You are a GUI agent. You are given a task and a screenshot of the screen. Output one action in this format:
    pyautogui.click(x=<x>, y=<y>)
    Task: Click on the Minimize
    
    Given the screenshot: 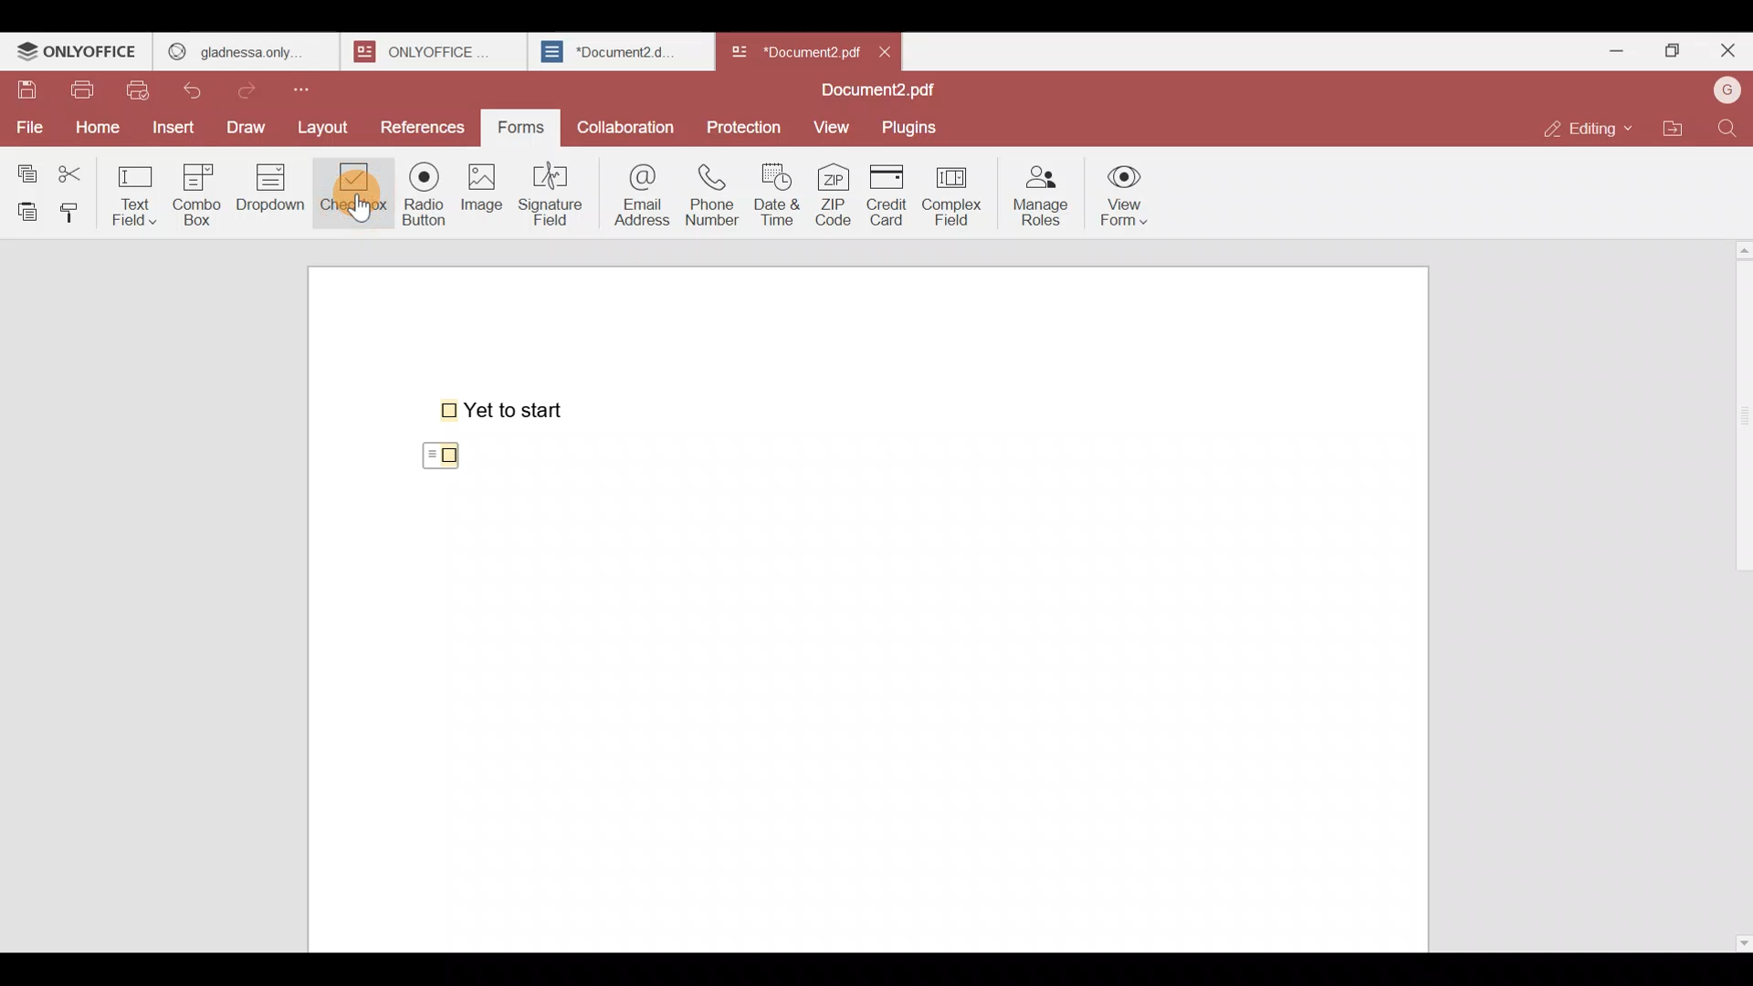 What is the action you would take?
    pyautogui.click(x=1609, y=47)
    